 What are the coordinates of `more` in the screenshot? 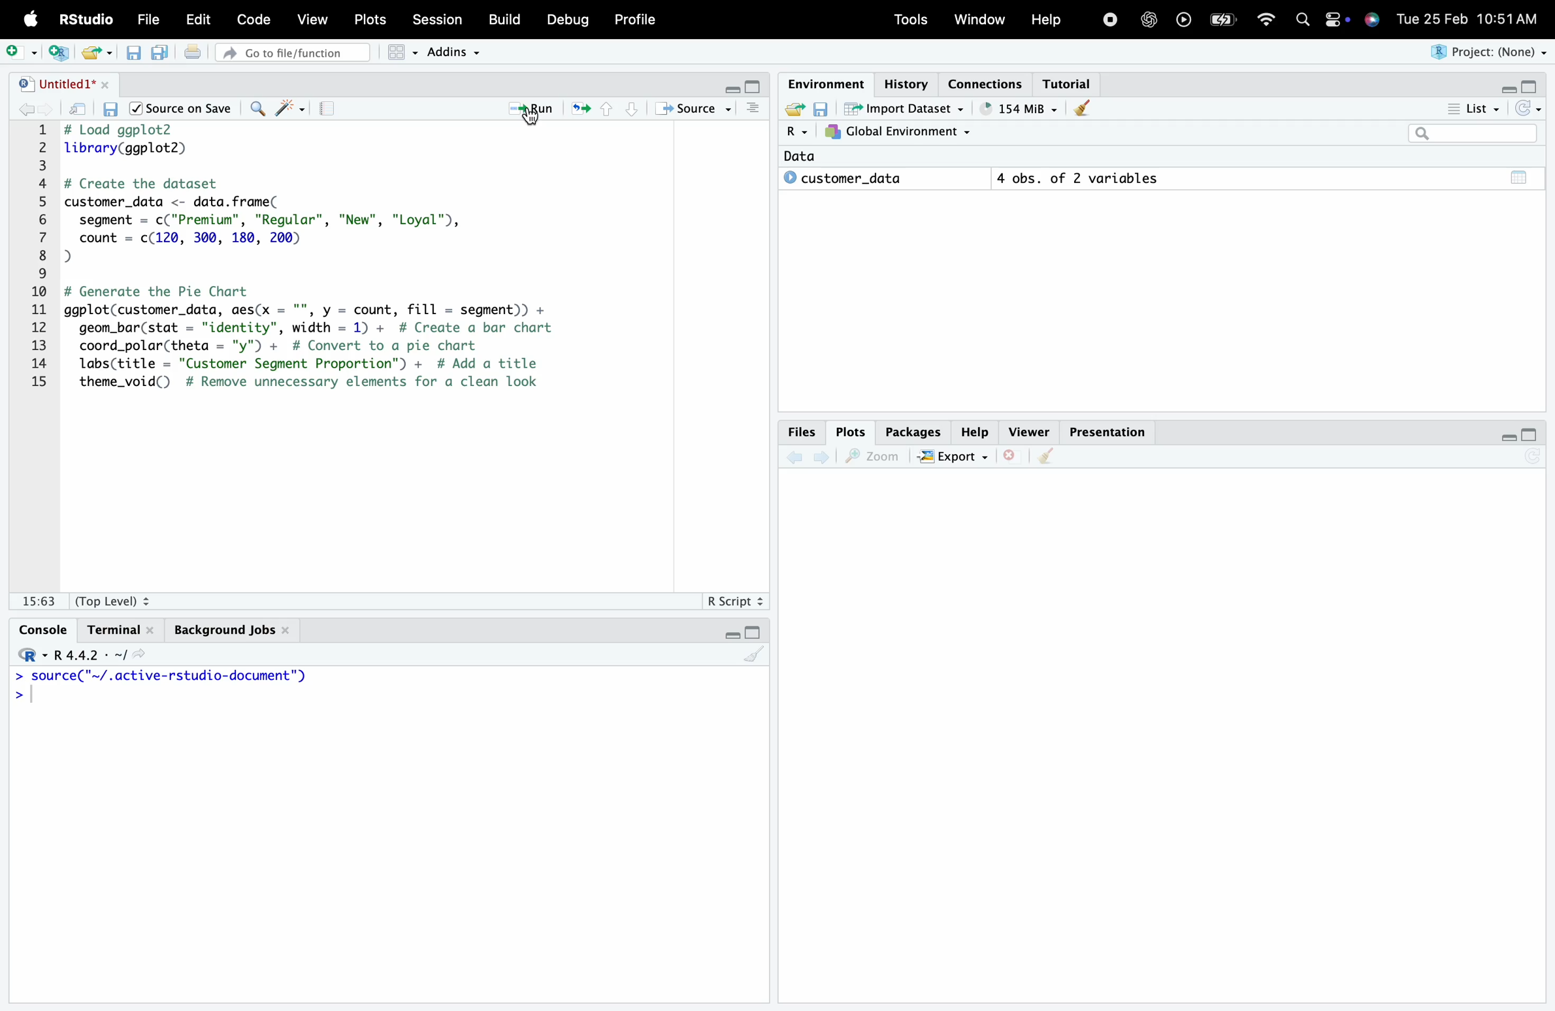 It's located at (755, 112).